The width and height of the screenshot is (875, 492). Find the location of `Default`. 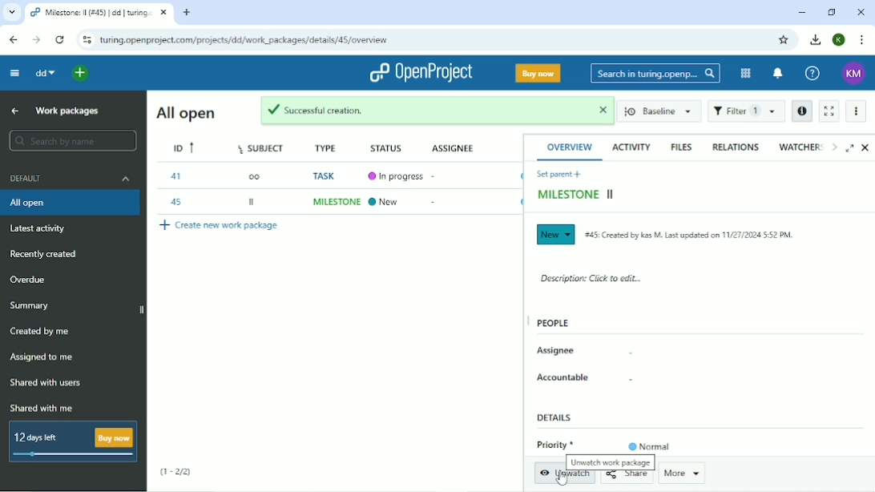

Default is located at coordinates (71, 178).